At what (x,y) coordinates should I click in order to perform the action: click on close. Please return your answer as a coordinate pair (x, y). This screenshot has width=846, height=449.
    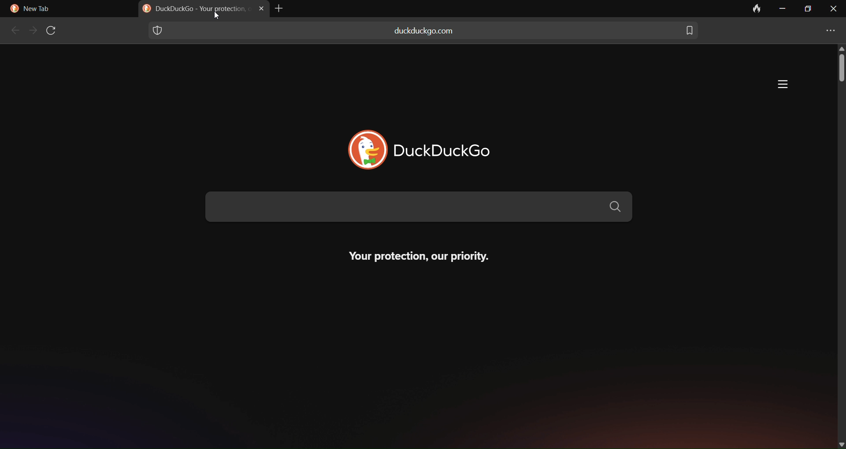
    Looking at the image, I should click on (834, 9).